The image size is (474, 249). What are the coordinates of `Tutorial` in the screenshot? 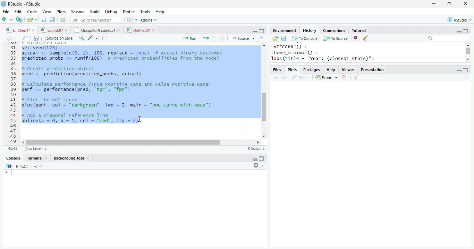 It's located at (358, 30).